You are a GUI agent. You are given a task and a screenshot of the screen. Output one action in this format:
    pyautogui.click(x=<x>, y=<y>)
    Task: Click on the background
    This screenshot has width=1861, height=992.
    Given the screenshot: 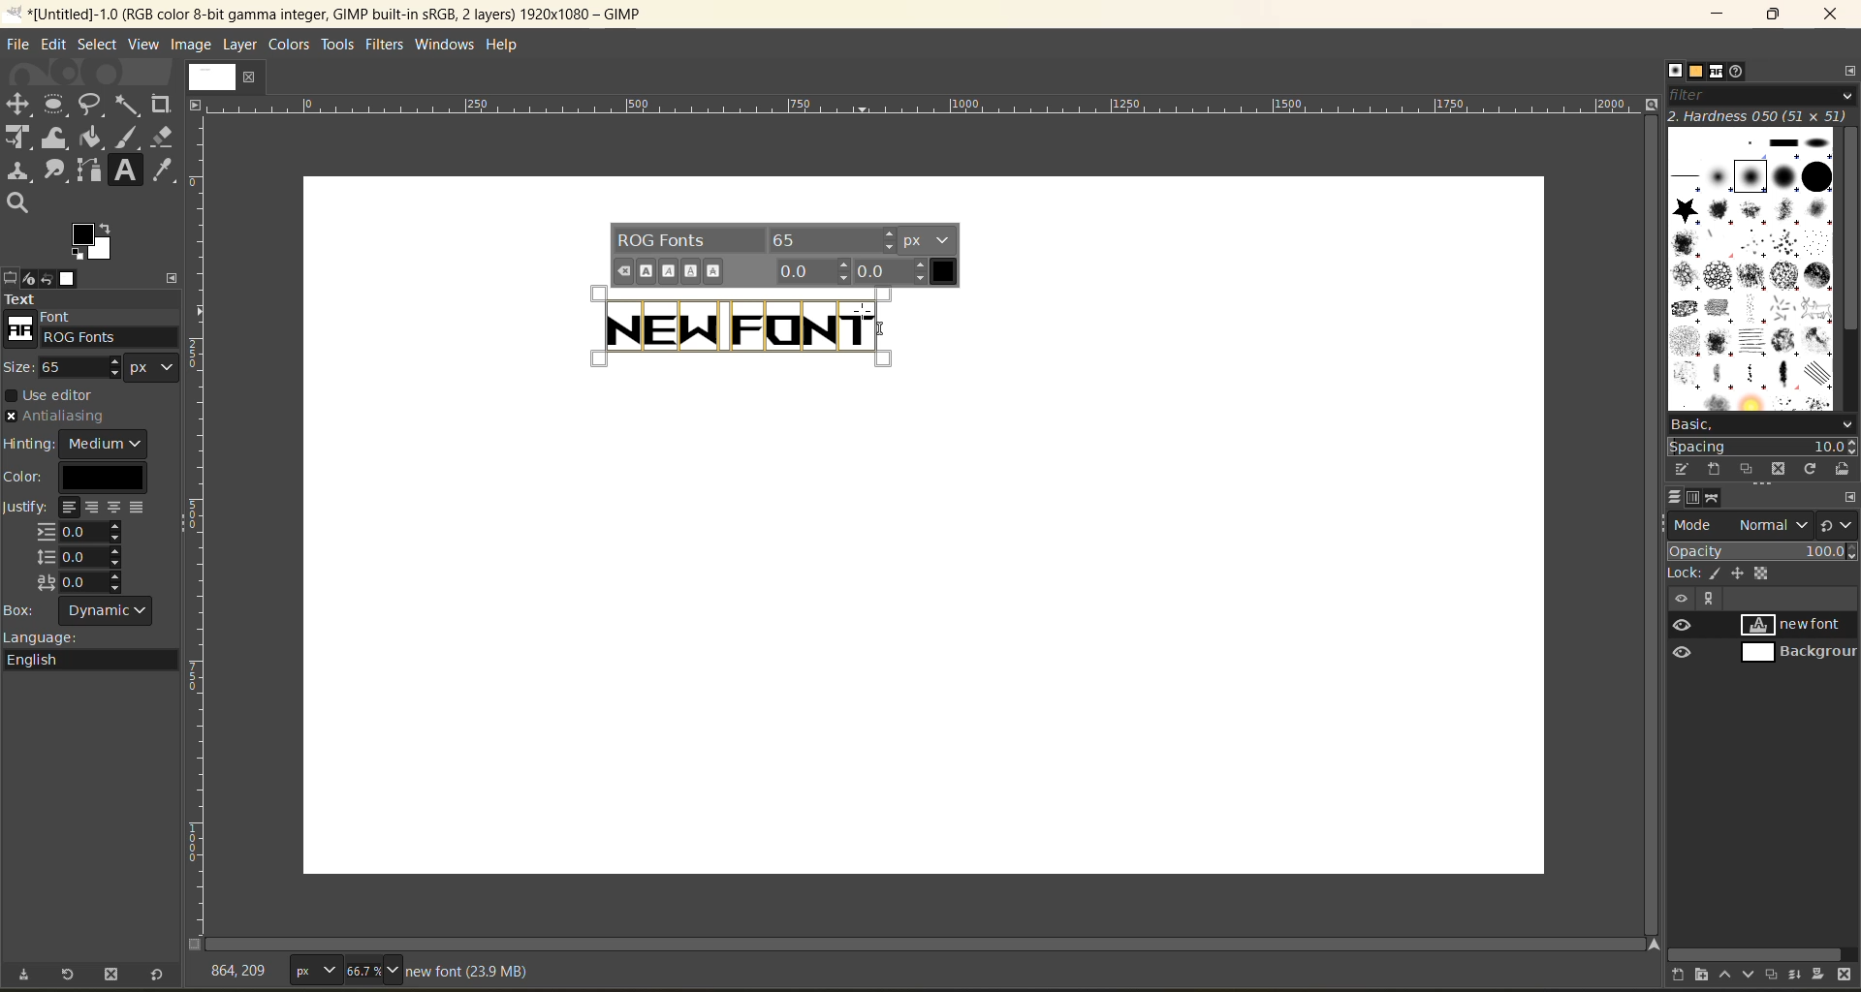 What is the action you would take?
    pyautogui.click(x=1796, y=653)
    